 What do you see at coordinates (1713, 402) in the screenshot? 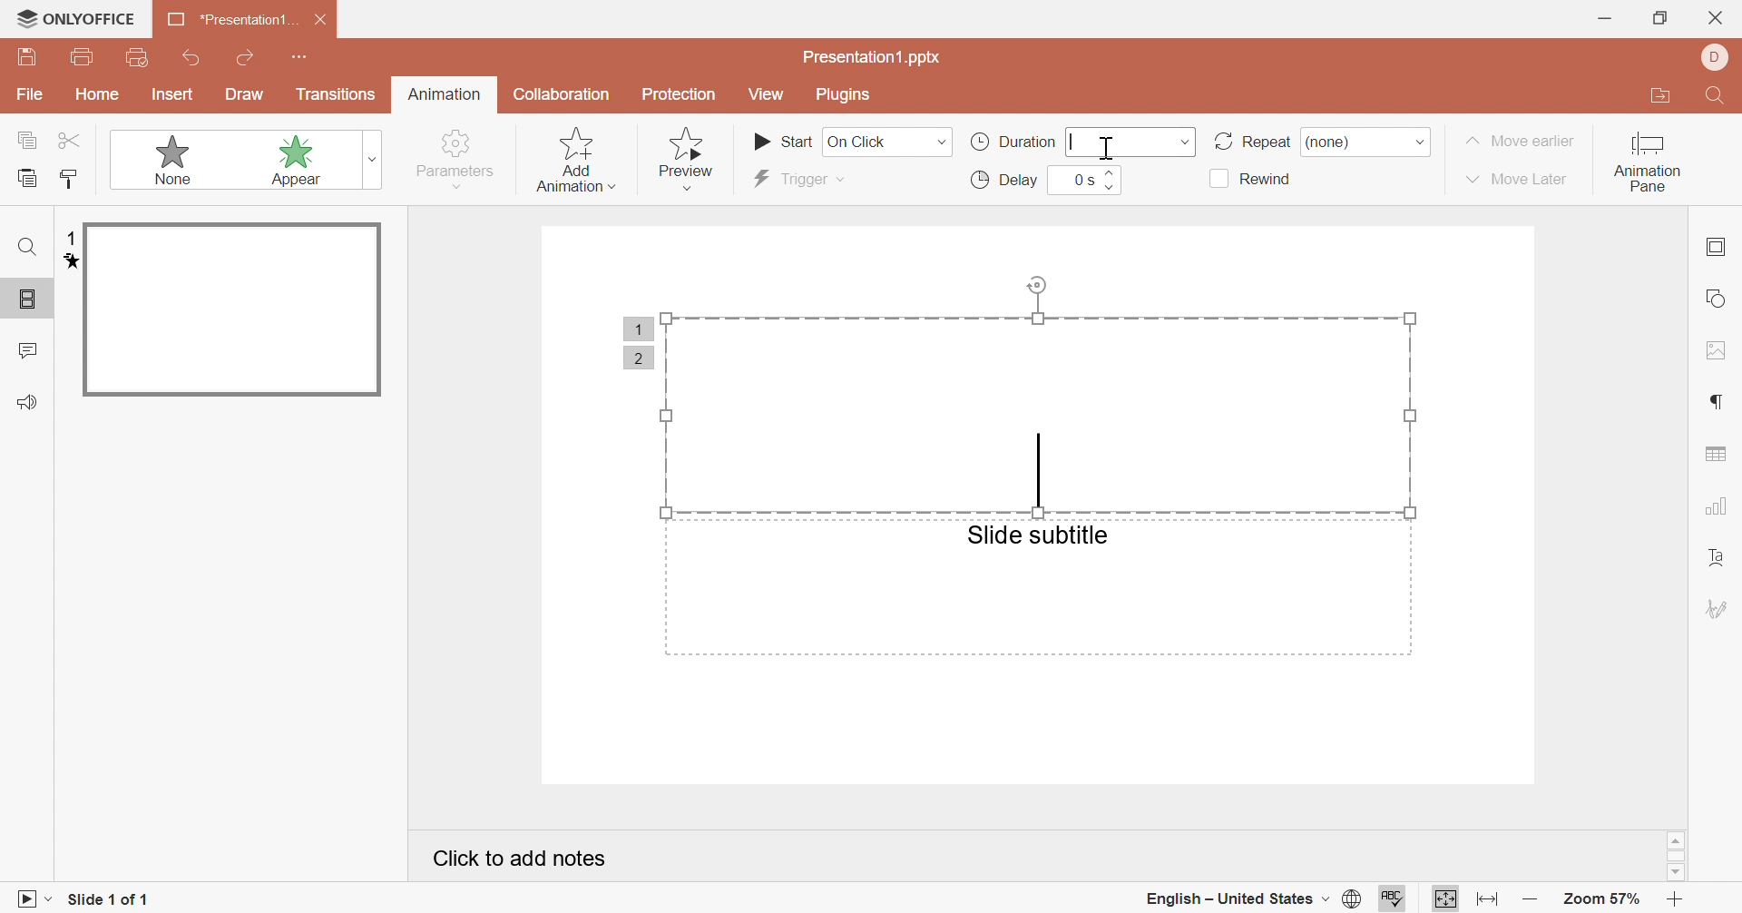
I see `paragraph settings` at bounding box center [1713, 402].